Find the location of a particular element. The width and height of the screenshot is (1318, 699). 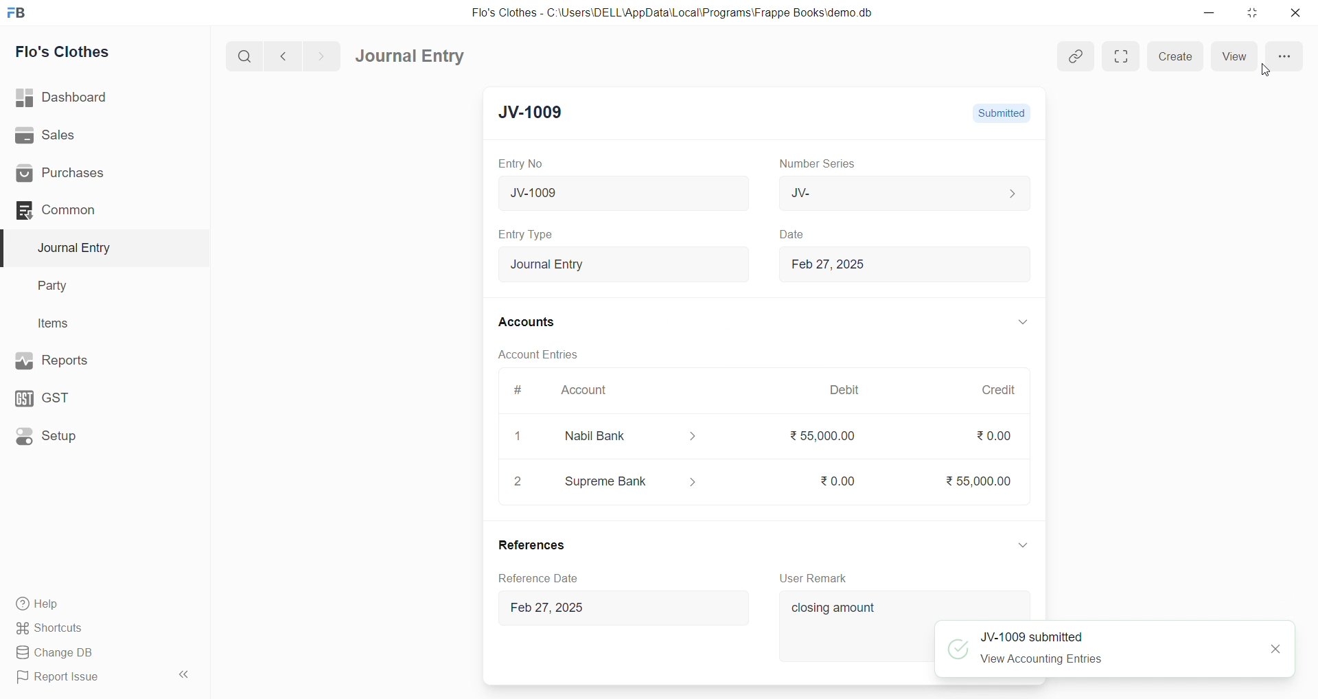

Reports is located at coordinates (81, 360).